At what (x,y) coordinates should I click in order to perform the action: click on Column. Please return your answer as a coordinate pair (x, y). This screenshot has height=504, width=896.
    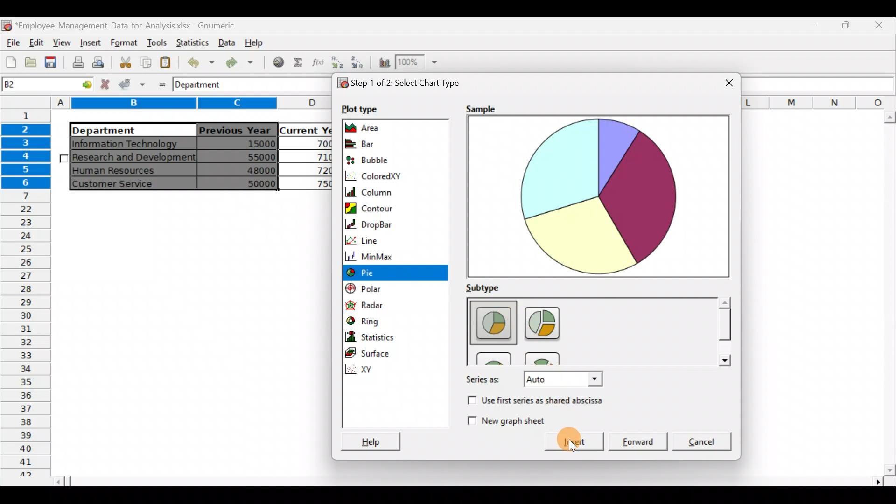
    Looking at the image, I should click on (386, 191).